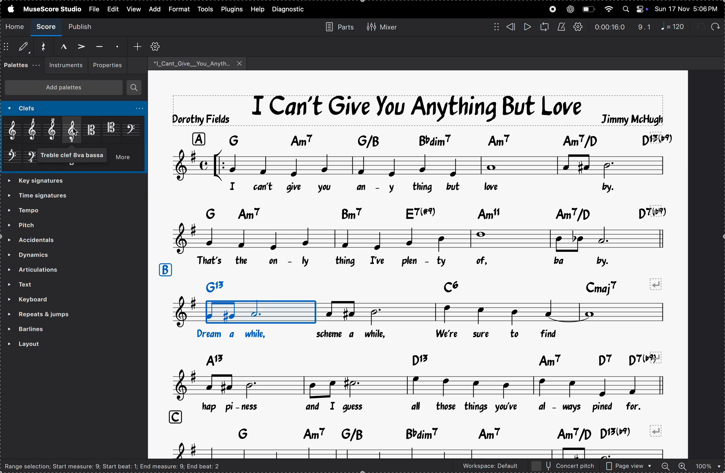  I want to click on notes, so click(422, 451).